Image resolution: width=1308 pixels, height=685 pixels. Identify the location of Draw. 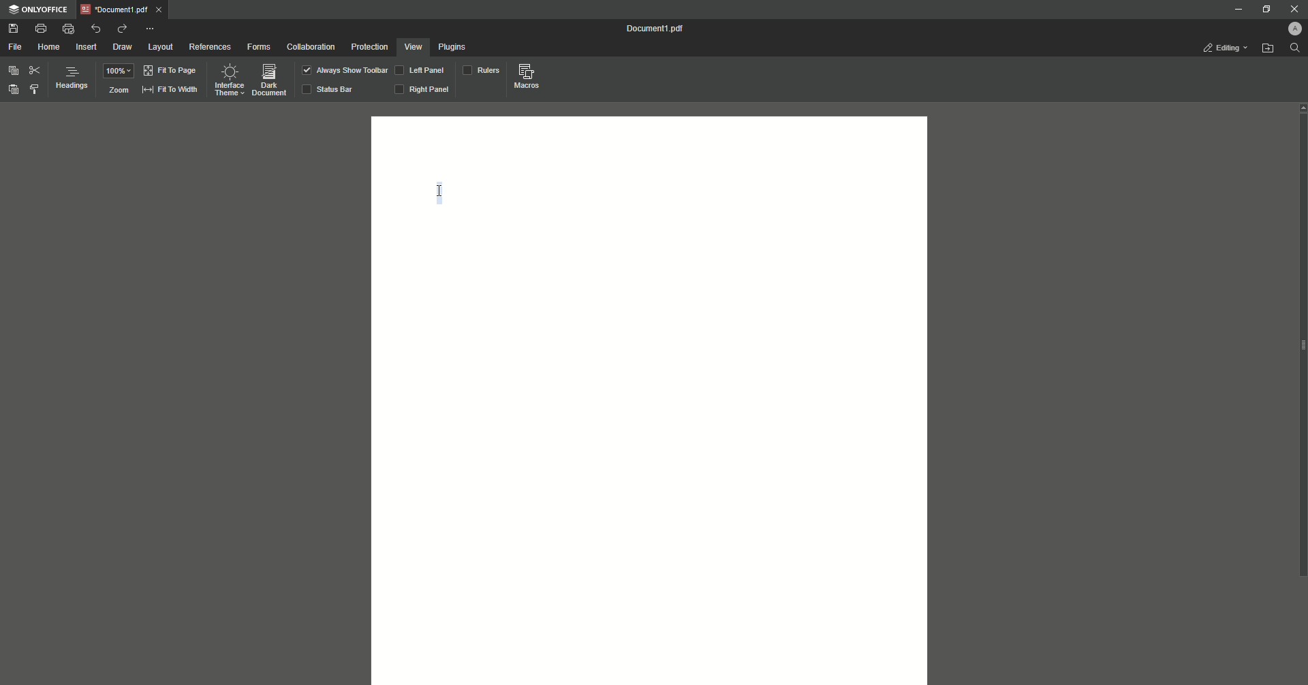
(123, 47).